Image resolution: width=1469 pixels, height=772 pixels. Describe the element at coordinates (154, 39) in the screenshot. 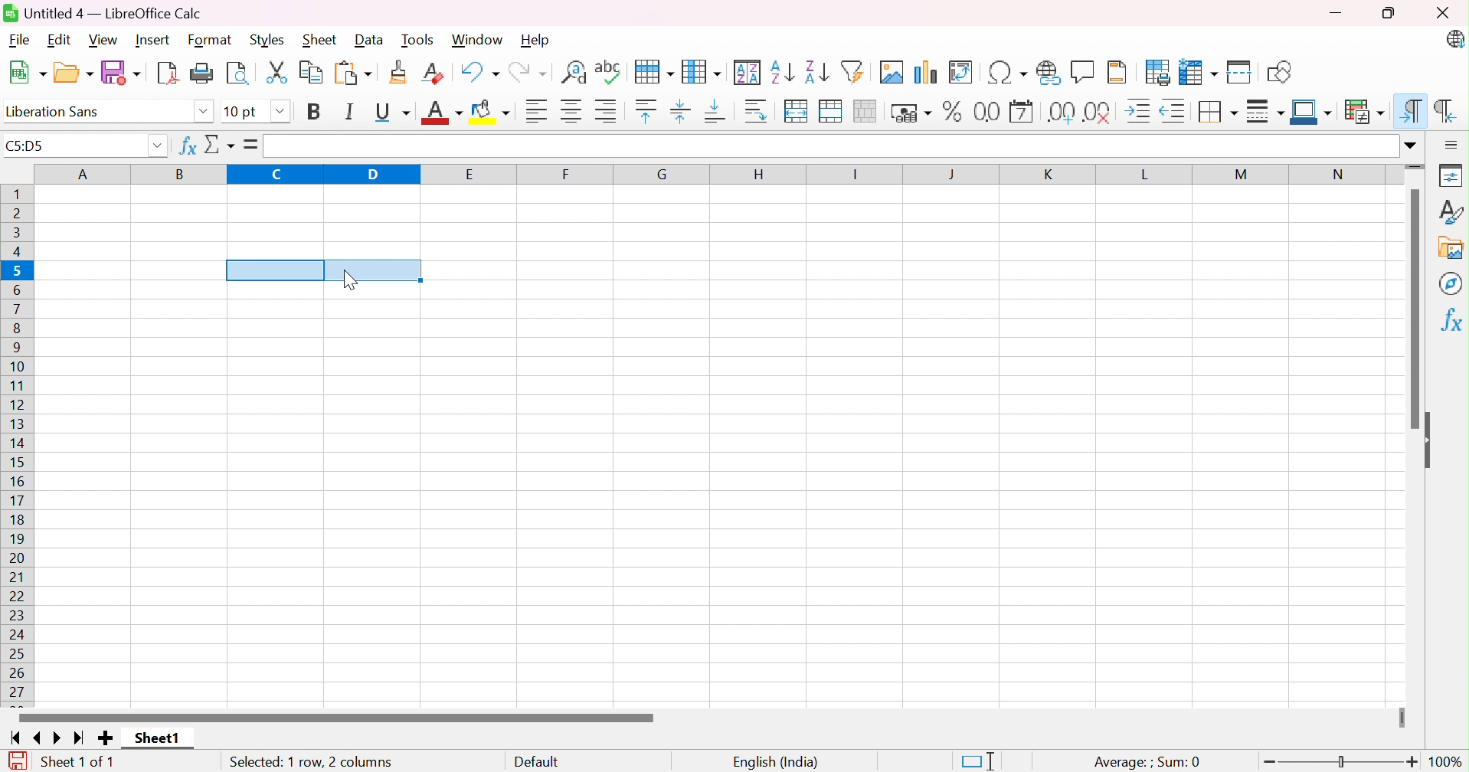

I see `Insert` at that location.